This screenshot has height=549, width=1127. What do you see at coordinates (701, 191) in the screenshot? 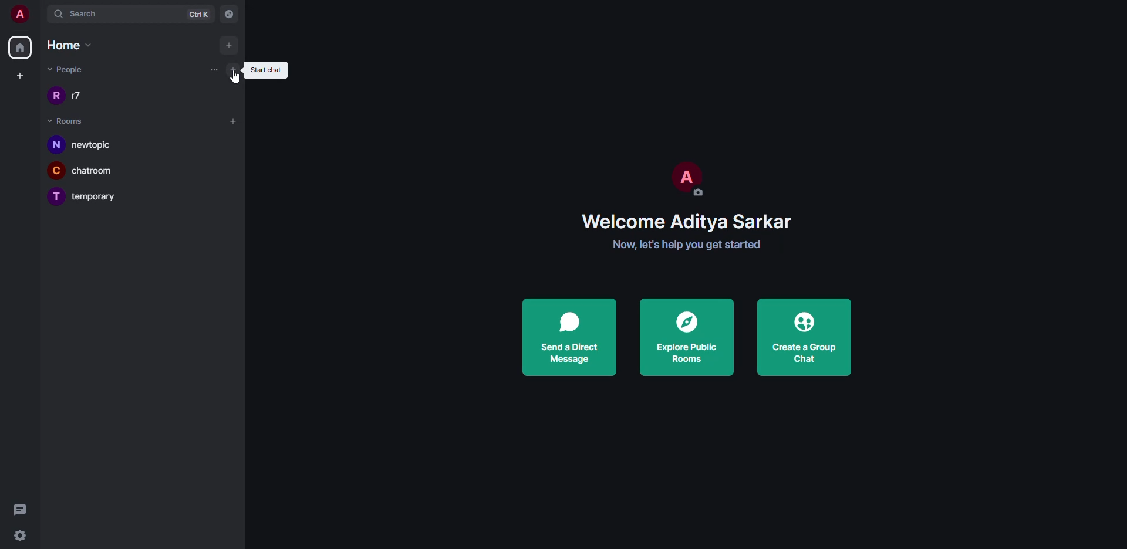
I see `edit` at bounding box center [701, 191].